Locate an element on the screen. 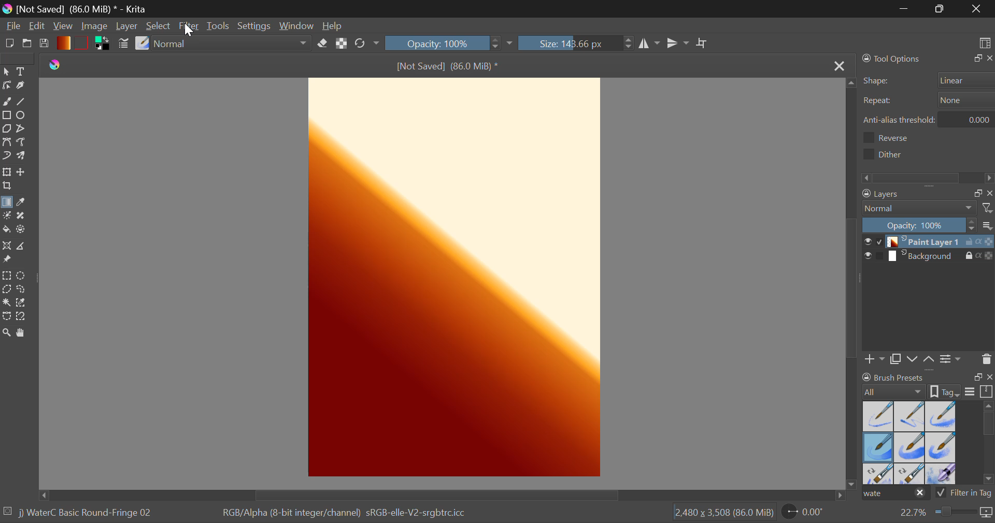 The height and width of the screenshot is (523, 995). Settings is located at coordinates (254, 26).